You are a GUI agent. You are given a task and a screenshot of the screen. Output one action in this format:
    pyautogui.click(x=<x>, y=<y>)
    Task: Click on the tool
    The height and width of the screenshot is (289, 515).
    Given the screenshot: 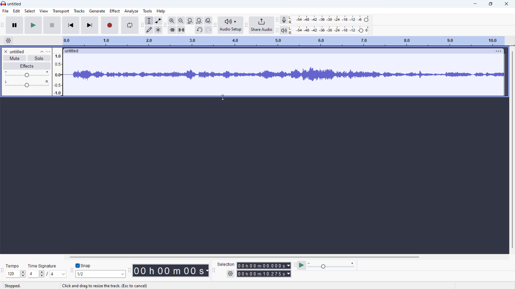 What is the action you would take?
    pyautogui.click(x=148, y=11)
    